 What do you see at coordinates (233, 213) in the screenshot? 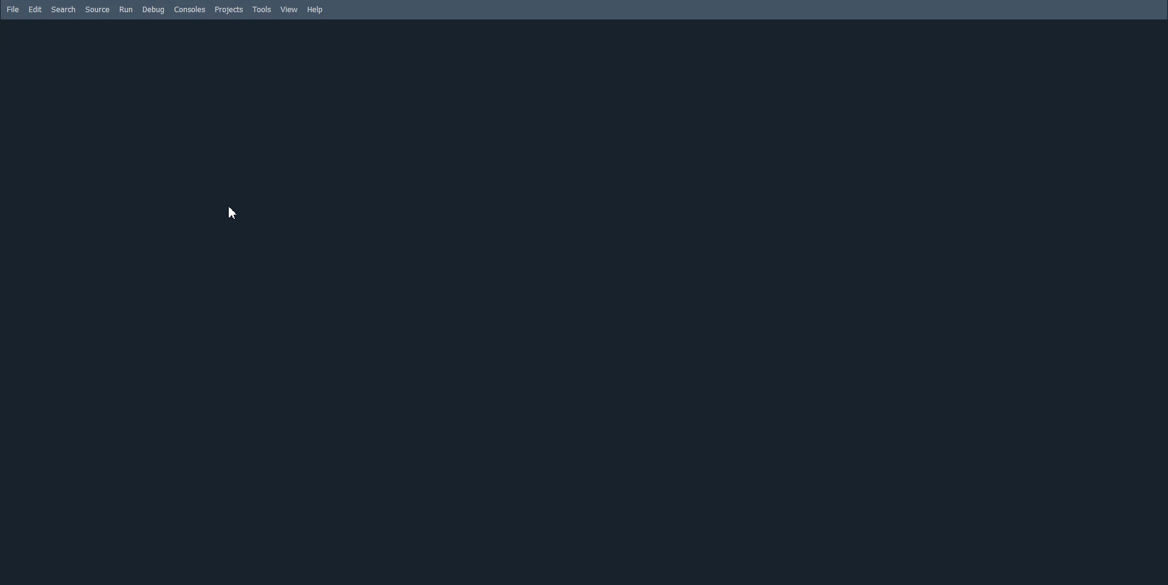
I see `Cursor` at bounding box center [233, 213].